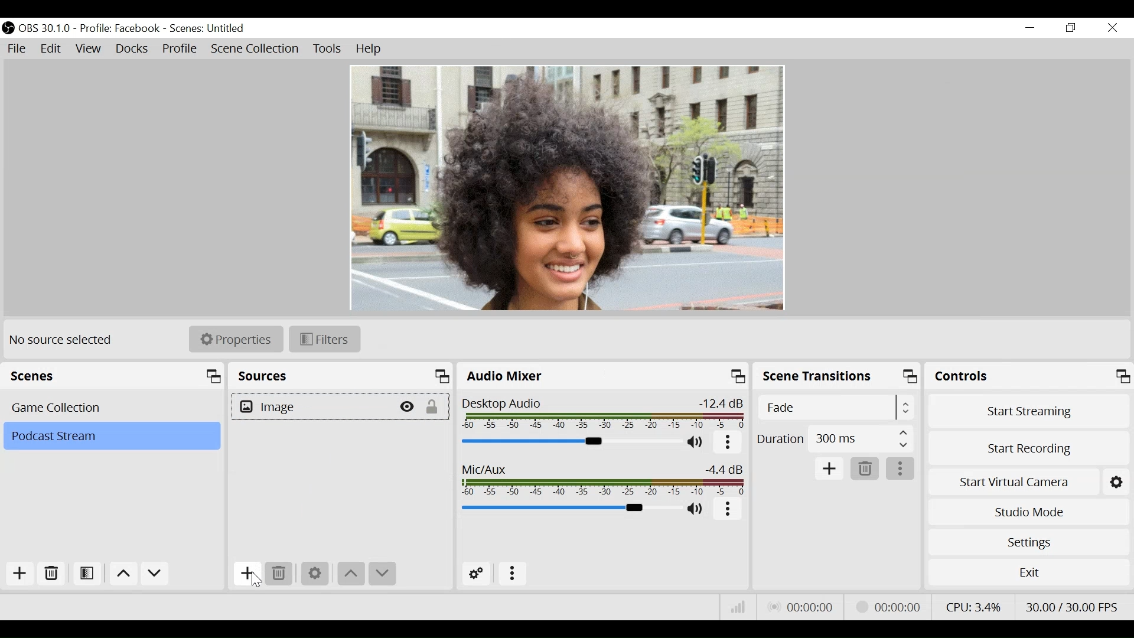 This screenshot has width=1134, height=638. Describe the element at coordinates (312, 406) in the screenshot. I see `Image` at that location.